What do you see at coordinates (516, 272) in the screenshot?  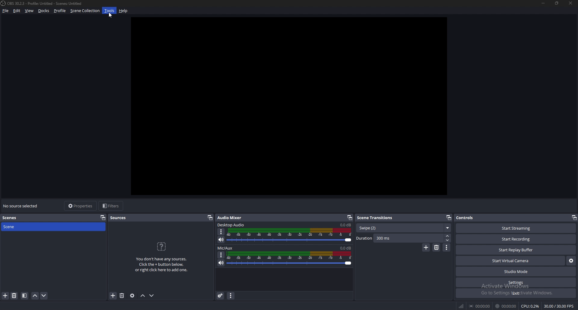 I see `studio mode` at bounding box center [516, 272].